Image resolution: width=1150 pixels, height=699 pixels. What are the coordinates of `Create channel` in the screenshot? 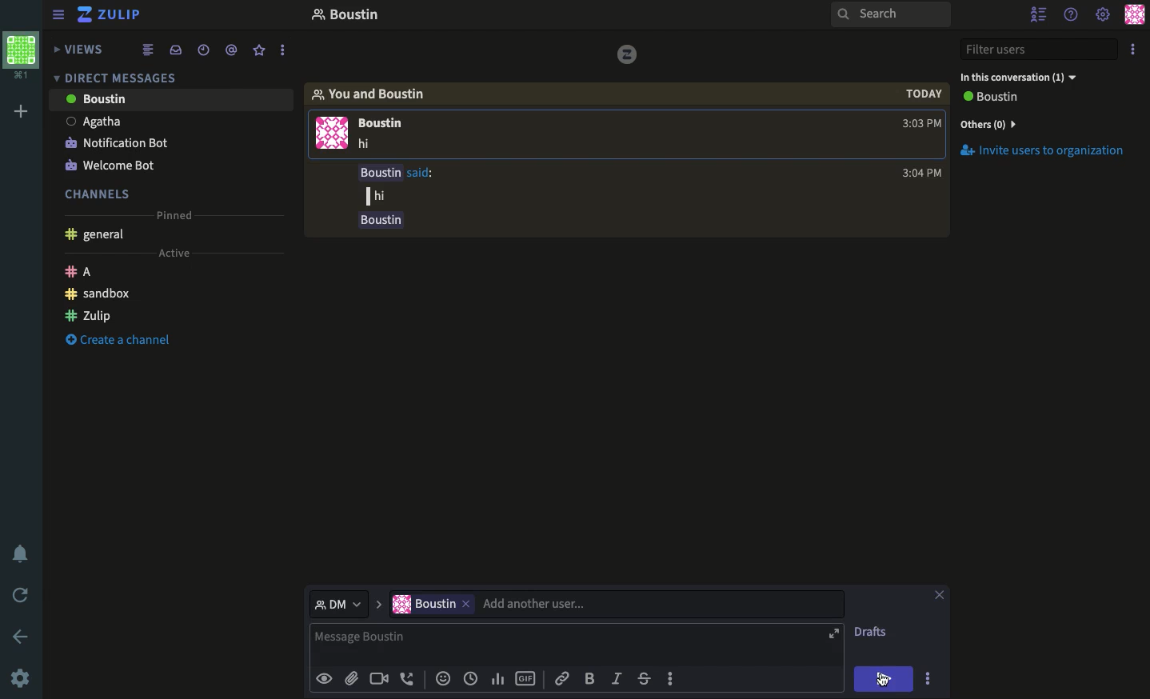 It's located at (119, 342).